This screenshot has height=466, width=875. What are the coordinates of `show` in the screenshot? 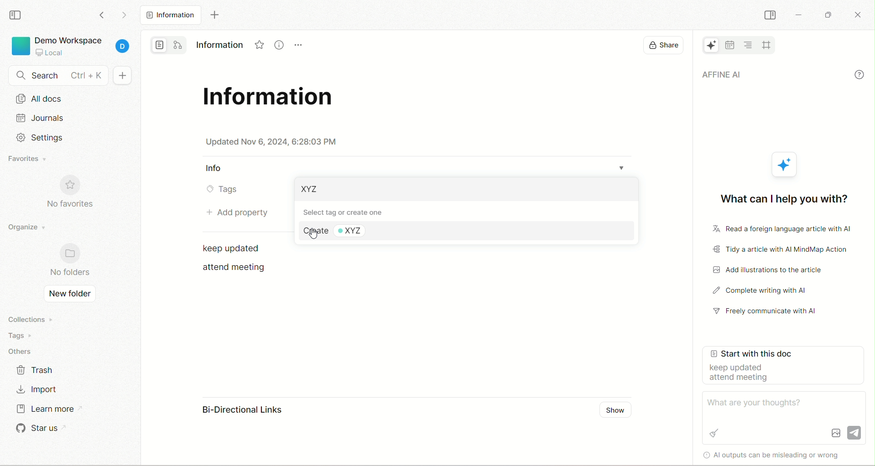 It's located at (615, 411).